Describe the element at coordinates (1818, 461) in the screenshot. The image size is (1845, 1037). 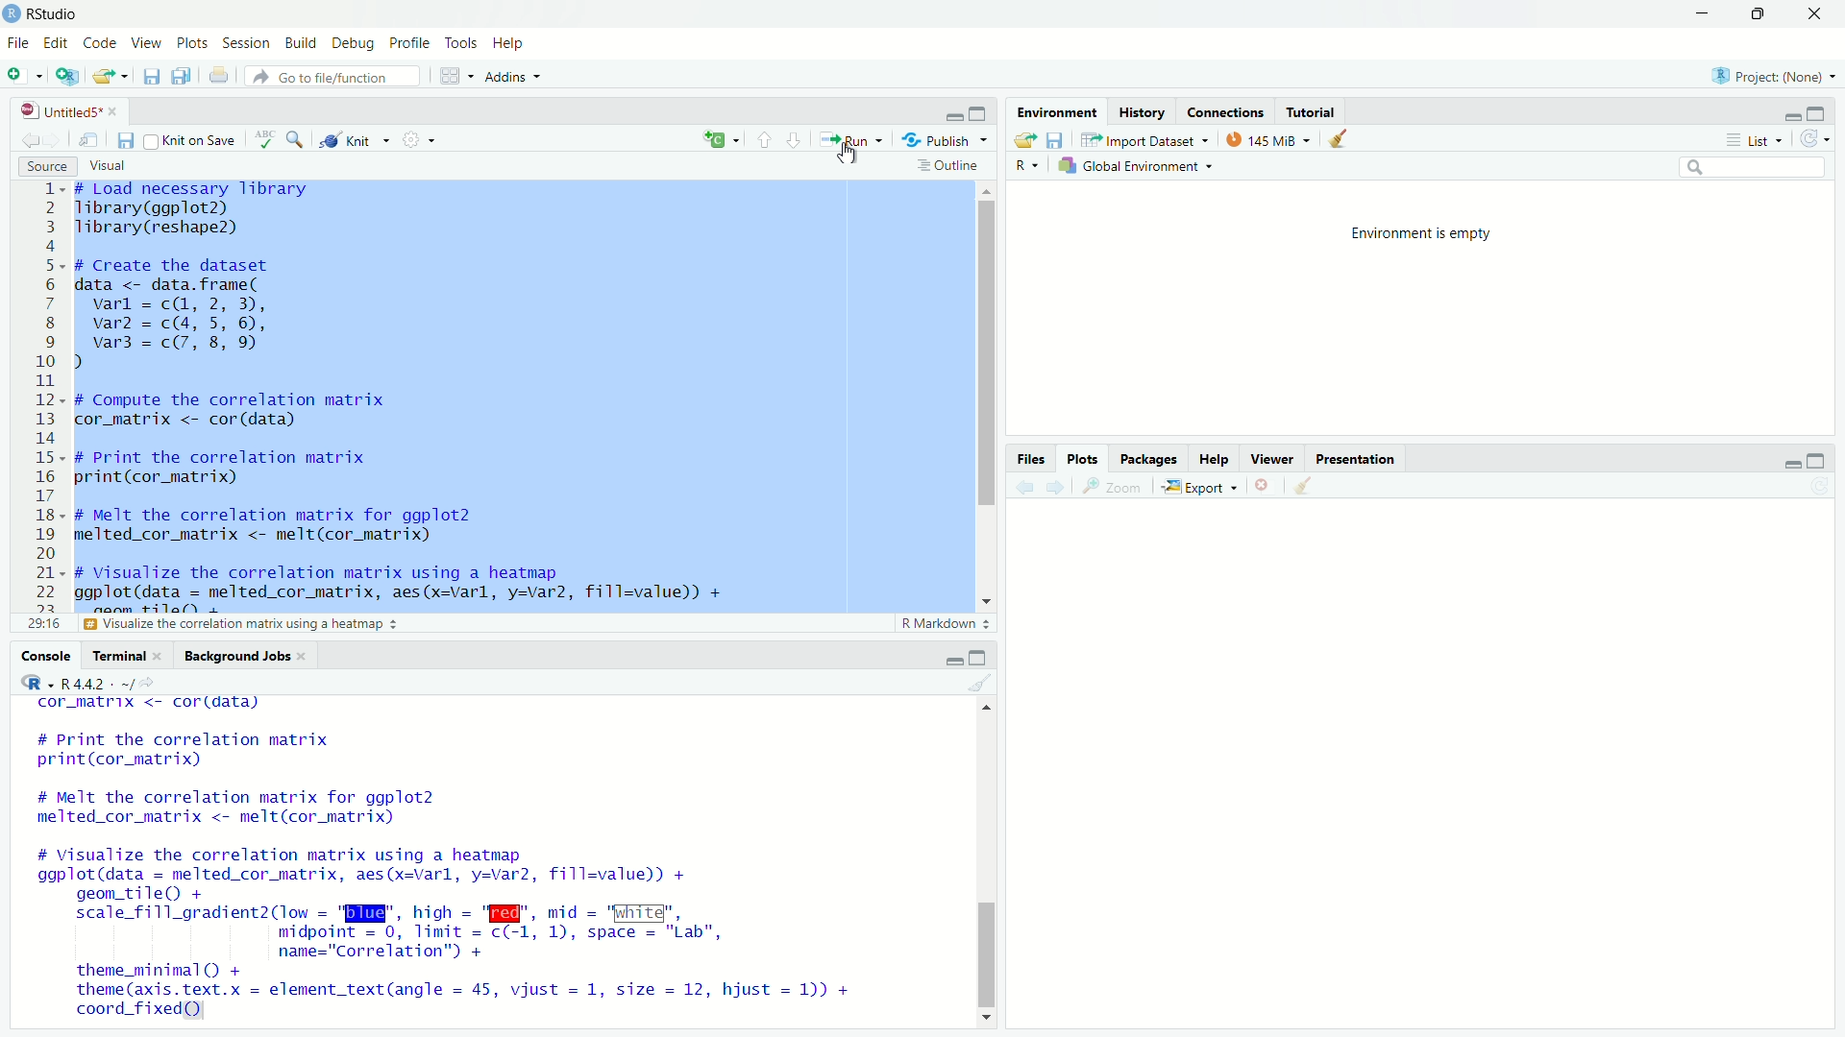
I see `maximize` at that location.